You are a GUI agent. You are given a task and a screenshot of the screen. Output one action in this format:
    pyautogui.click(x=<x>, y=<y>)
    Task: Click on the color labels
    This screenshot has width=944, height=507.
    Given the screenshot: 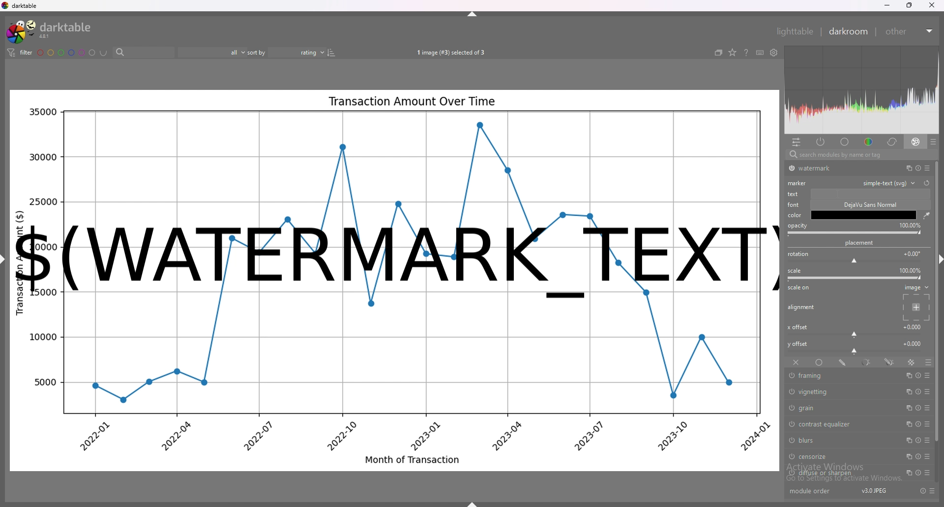 What is the action you would take?
    pyautogui.click(x=66, y=52)
    